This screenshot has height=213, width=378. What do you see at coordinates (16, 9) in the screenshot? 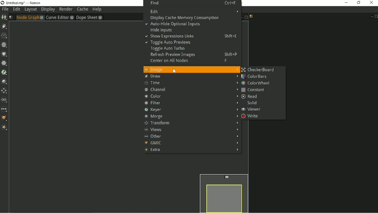
I see `Edit` at bounding box center [16, 9].